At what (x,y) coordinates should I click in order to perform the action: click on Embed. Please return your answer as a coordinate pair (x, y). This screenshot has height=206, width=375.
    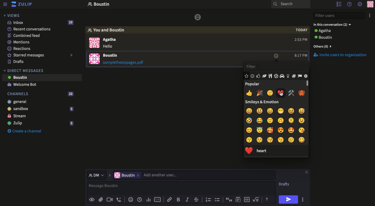
    Looking at the image, I should click on (246, 199).